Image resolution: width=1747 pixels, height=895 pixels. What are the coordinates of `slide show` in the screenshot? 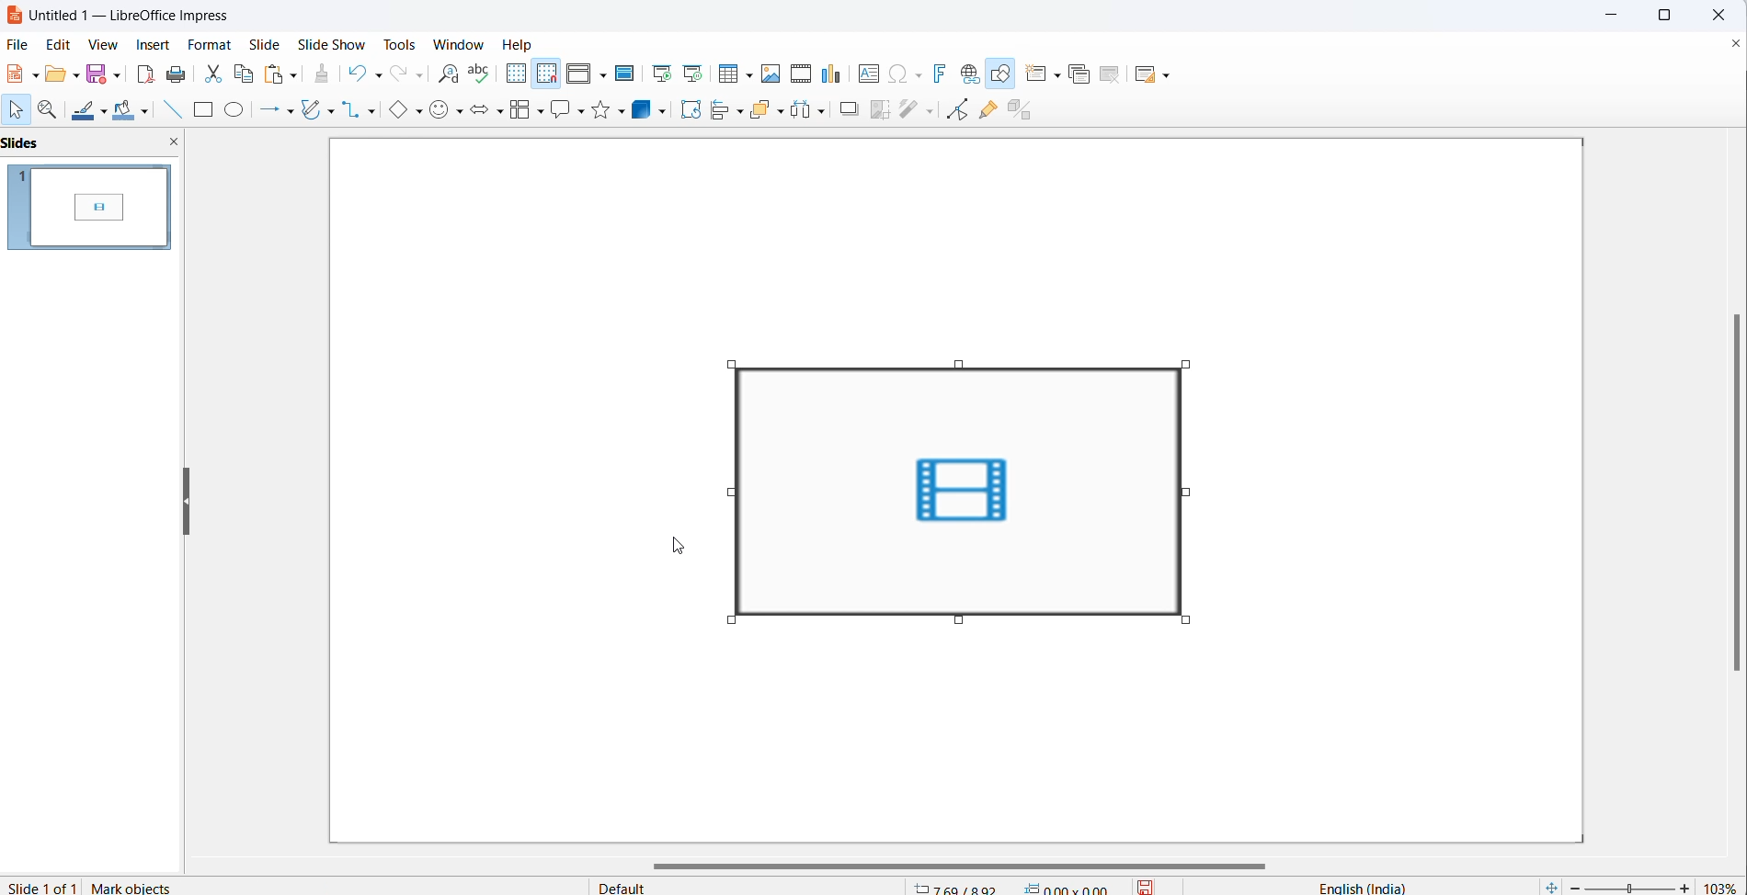 It's located at (334, 44).